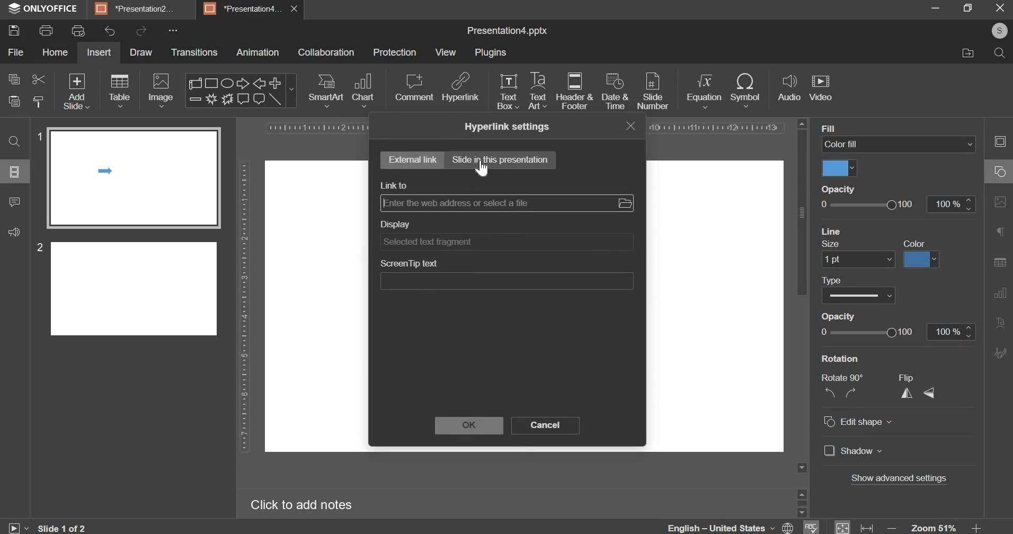 The image size is (1013, 534). Describe the element at coordinates (128, 175) in the screenshot. I see `slide 1` at that location.